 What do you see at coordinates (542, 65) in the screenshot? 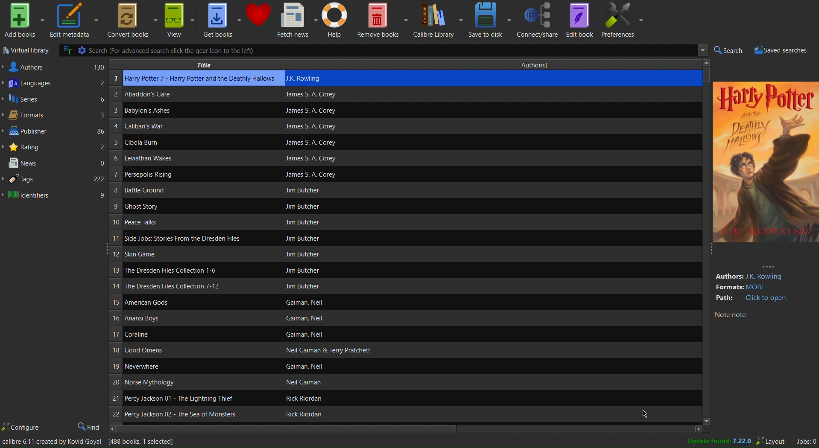
I see `Authors` at bounding box center [542, 65].